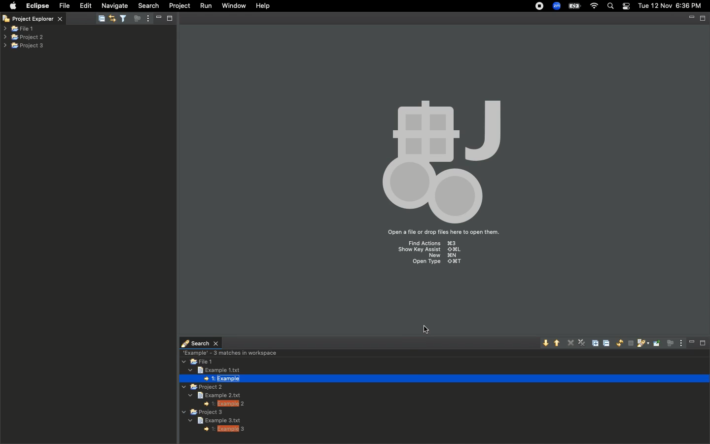 The image size is (710, 444). What do you see at coordinates (199, 362) in the screenshot?
I see `File 1` at bounding box center [199, 362].